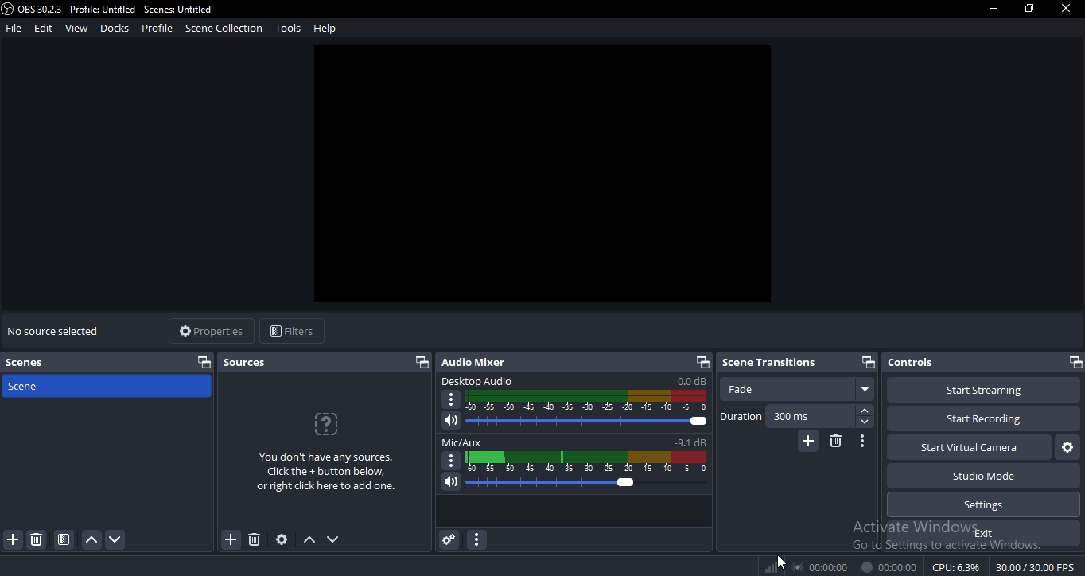 The width and height of the screenshot is (1085, 576). What do you see at coordinates (326, 28) in the screenshot?
I see `help` at bounding box center [326, 28].